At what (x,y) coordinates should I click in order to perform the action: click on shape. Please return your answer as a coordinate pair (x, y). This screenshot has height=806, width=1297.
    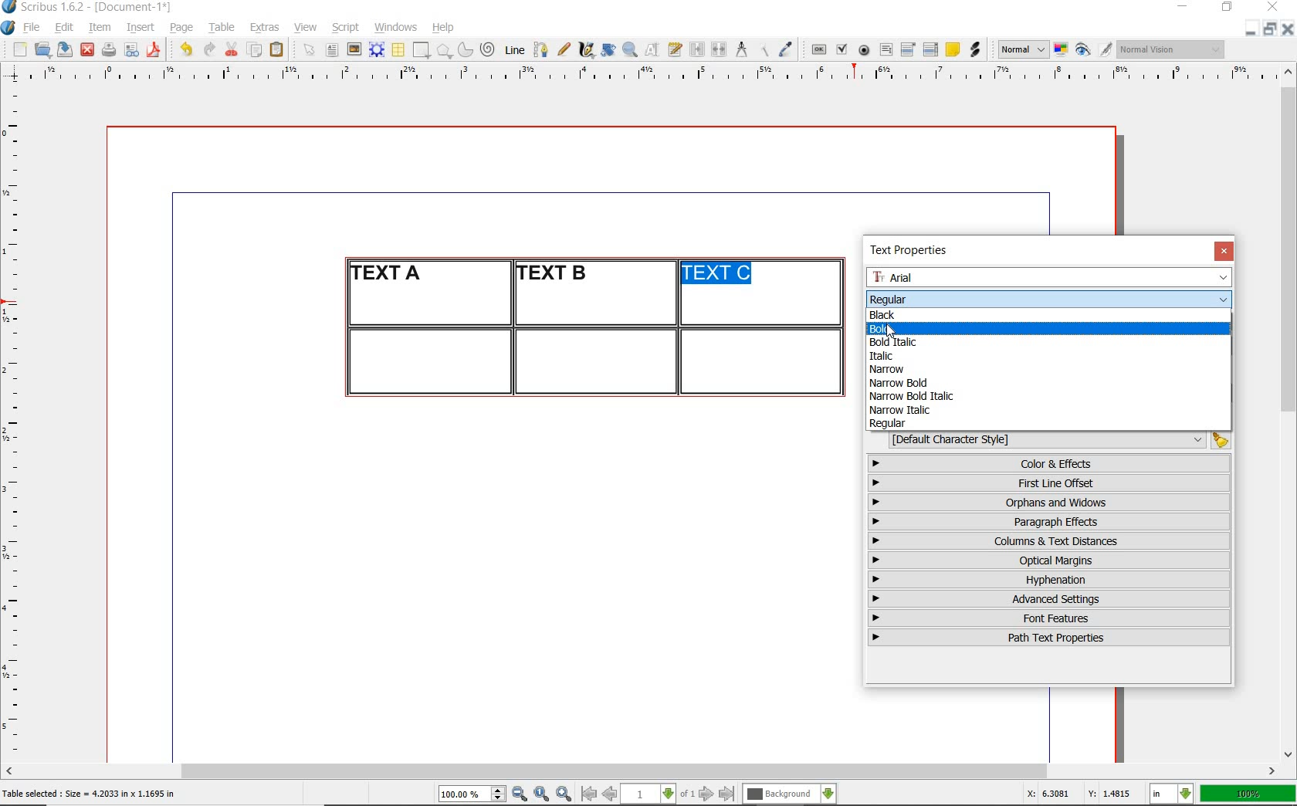
    Looking at the image, I should click on (423, 51).